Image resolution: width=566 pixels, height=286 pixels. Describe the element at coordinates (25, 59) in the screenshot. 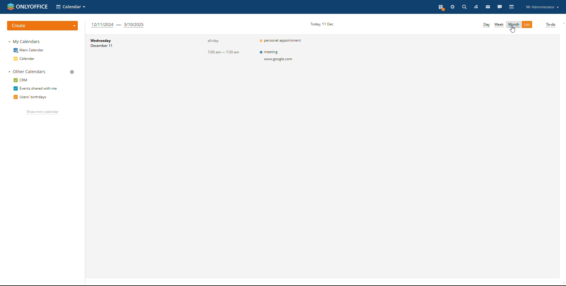

I see `calendar` at that location.